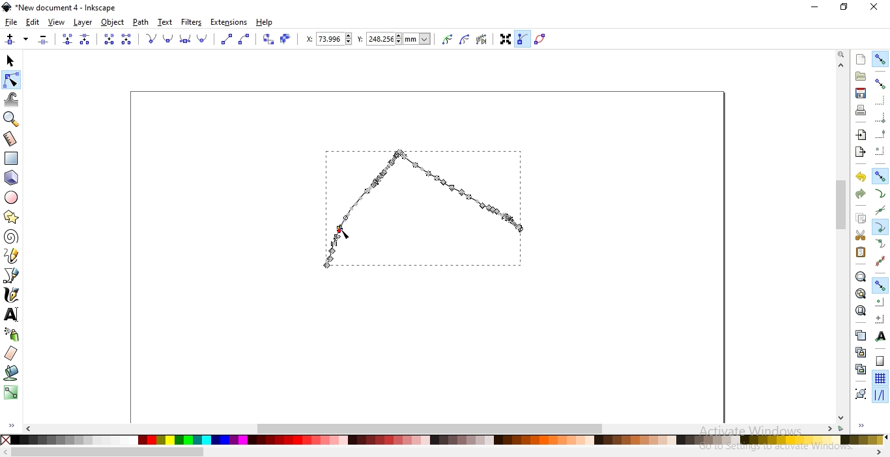 This screenshot has width=890, height=457. I want to click on show masks of selected objects, so click(466, 40).